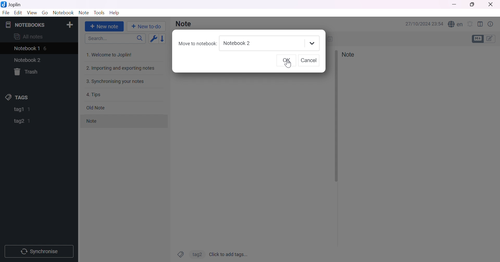 The height and width of the screenshot is (262, 500). I want to click on 6, so click(46, 48).